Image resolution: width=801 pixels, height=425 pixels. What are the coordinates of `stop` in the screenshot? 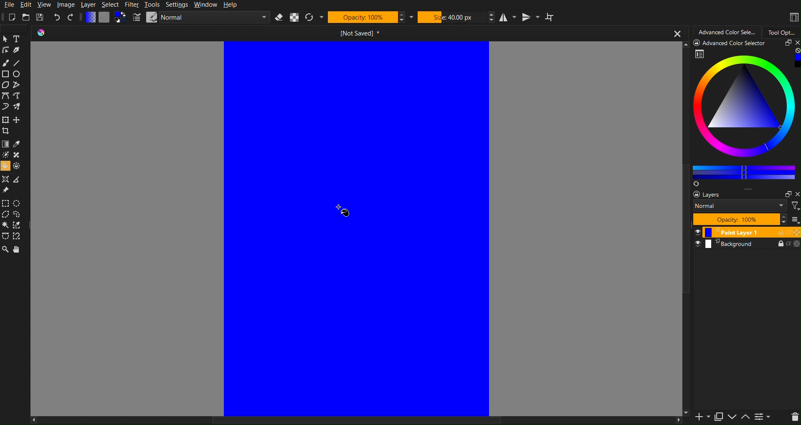 It's located at (796, 51).